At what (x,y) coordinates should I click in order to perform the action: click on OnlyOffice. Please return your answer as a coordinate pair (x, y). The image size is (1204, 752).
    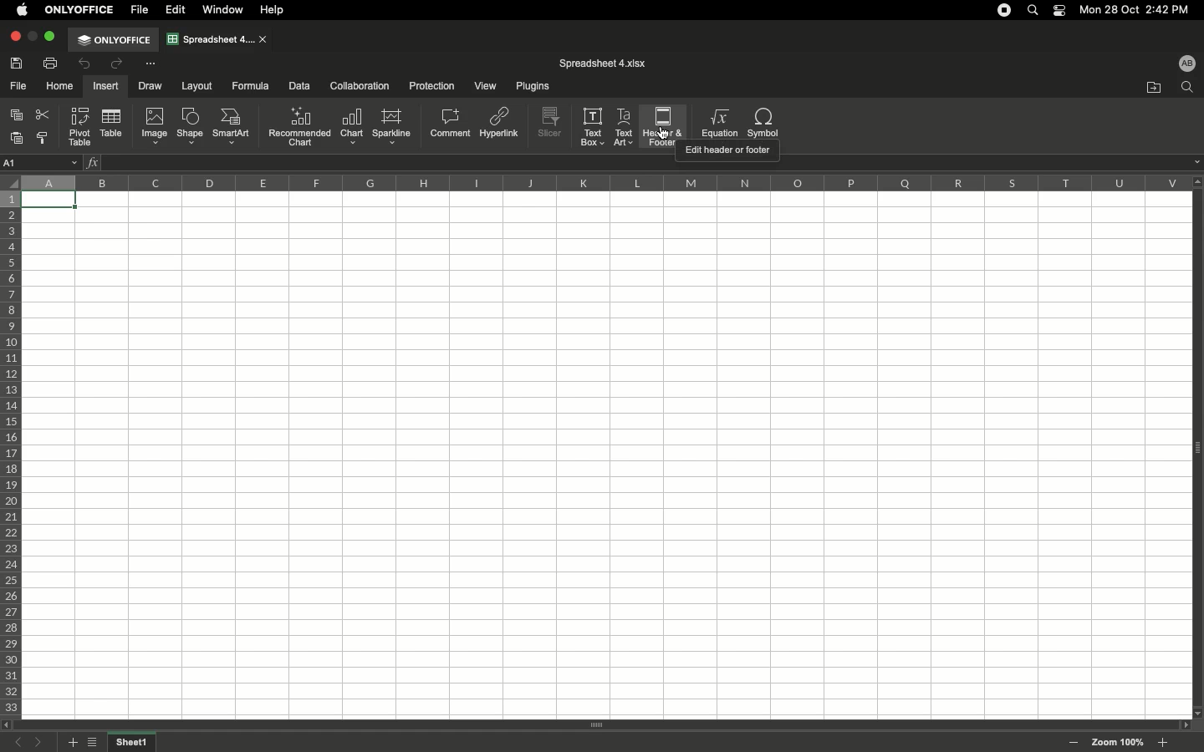
    Looking at the image, I should click on (80, 10).